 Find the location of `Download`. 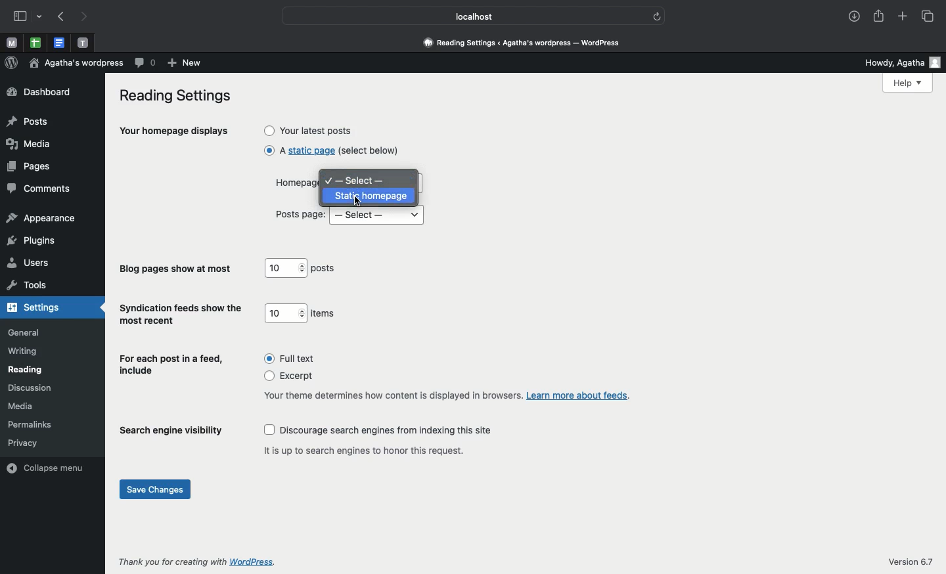

Download is located at coordinates (851, 14).